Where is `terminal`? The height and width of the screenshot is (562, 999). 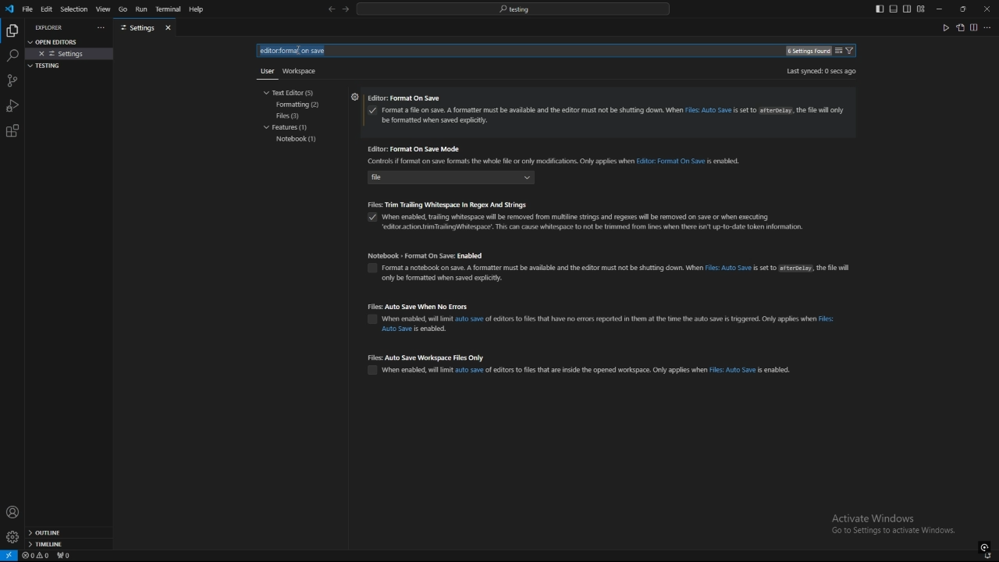 terminal is located at coordinates (169, 10).